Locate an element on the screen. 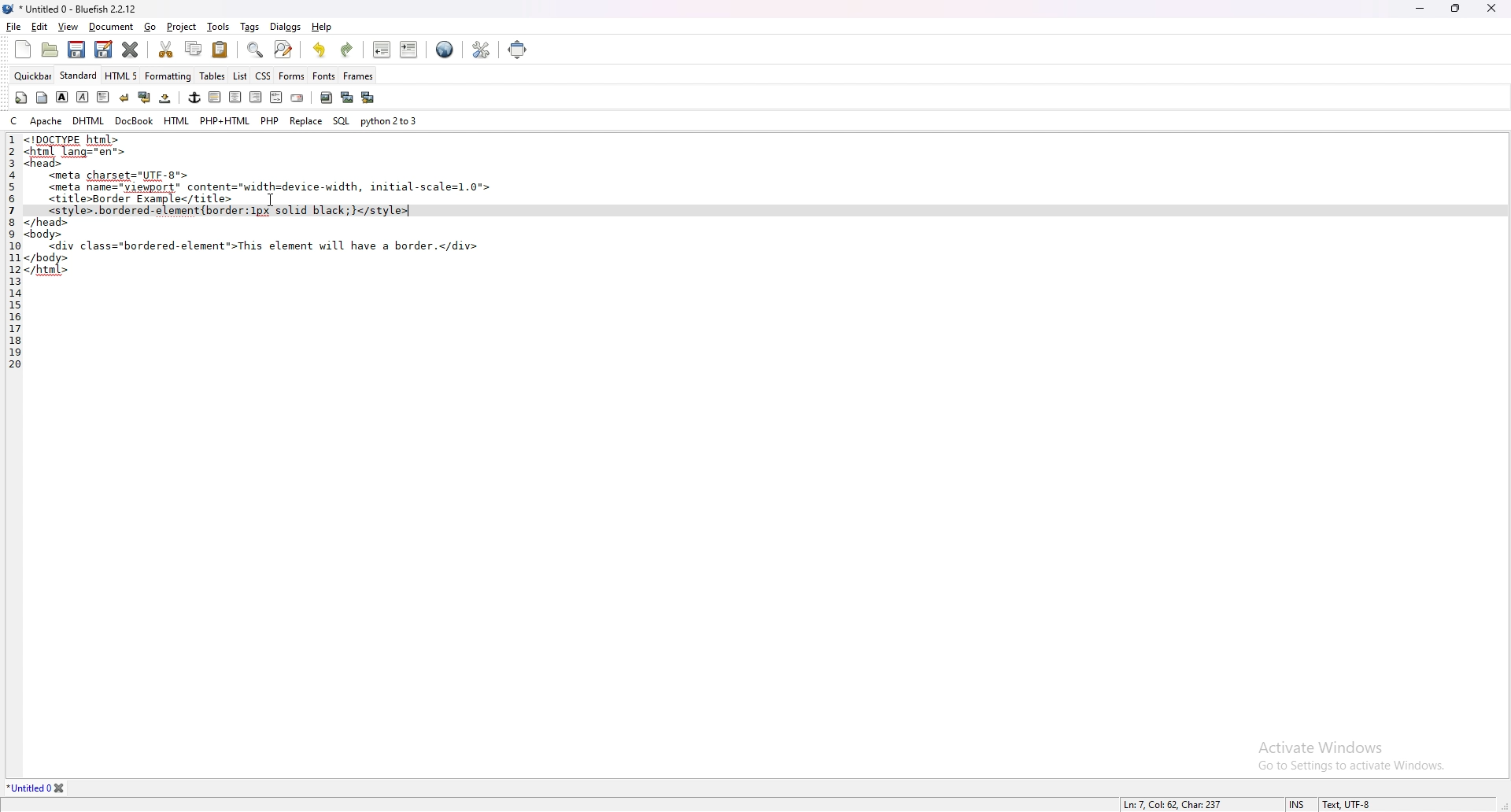 This screenshot has height=812, width=1511. center justify is located at coordinates (236, 97).